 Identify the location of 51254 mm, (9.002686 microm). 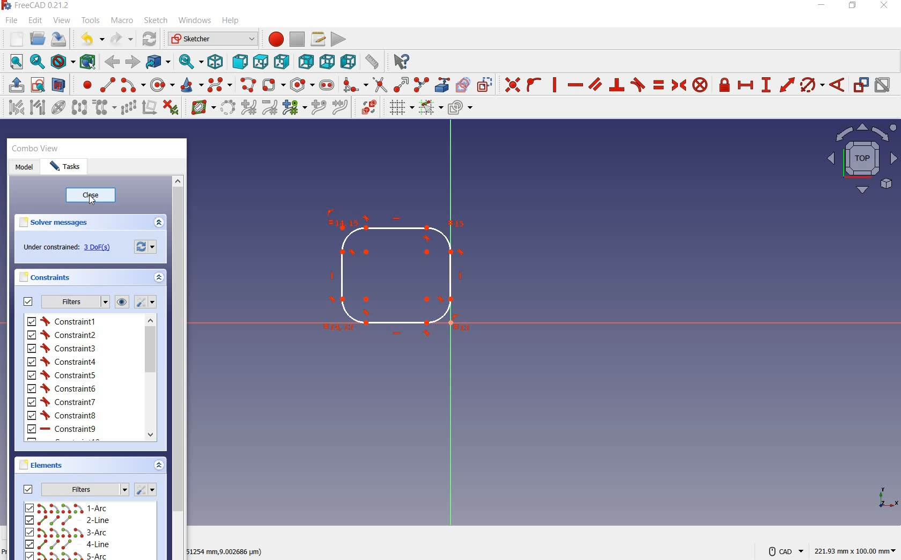
(225, 553).